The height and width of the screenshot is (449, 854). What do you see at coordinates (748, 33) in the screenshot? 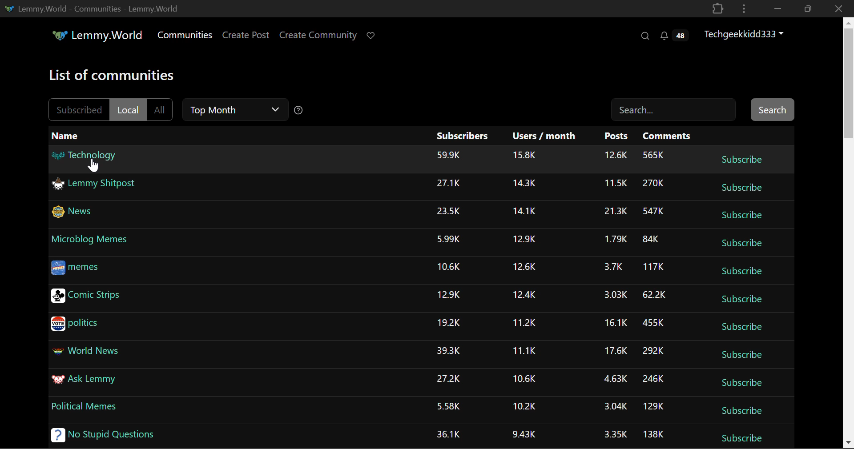
I see `Techgeekkidd333` at bounding box center [748, 33].